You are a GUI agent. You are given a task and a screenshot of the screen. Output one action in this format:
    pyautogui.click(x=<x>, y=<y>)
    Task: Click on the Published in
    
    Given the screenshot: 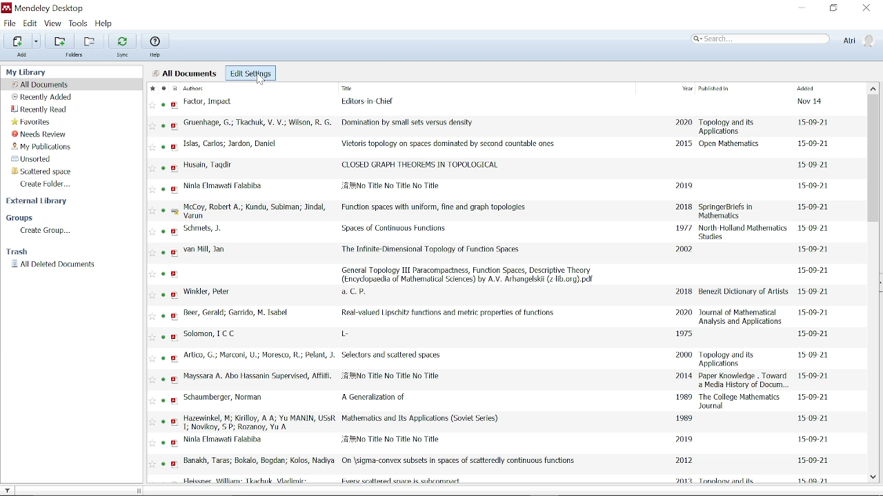 What is the action you would take?
    pyautogui.click(x=713, y=88)
    